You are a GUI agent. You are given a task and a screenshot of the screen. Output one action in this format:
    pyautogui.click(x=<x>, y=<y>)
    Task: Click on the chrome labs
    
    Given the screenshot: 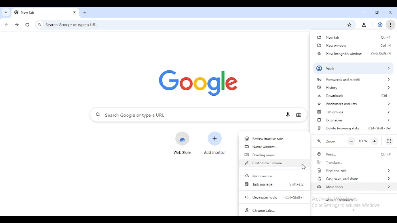 What is the action you would take?
    pyautogui.click(x=260, y=210)
    